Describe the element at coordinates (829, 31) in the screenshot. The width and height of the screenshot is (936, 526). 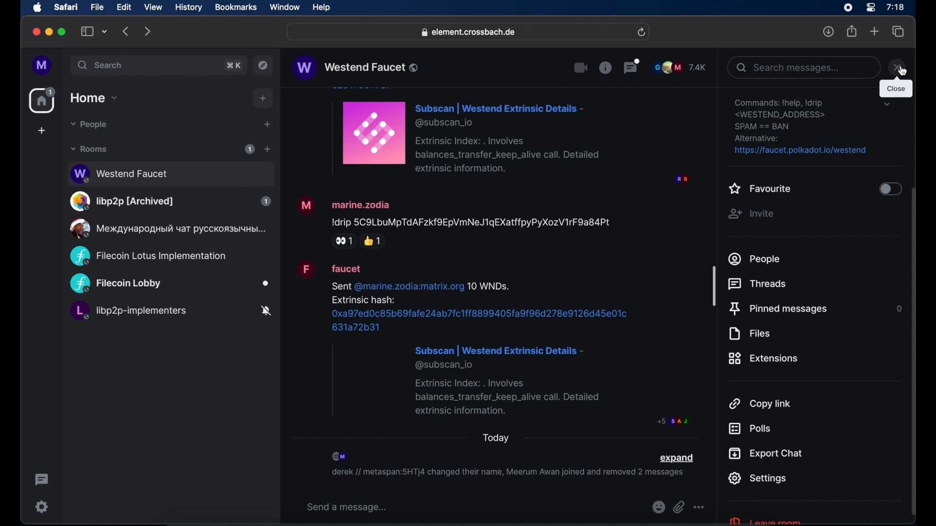
I see `downloads` at that location.